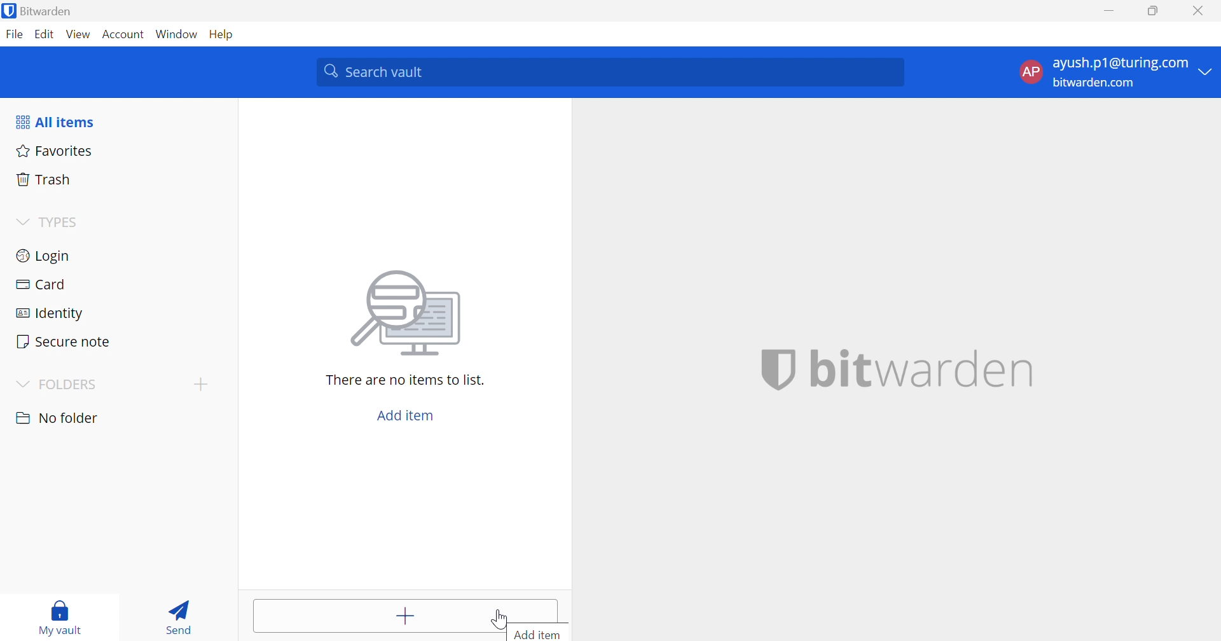  Describe the element at coordinates (54, 122) in the screenshot. I see `All items` at that location.